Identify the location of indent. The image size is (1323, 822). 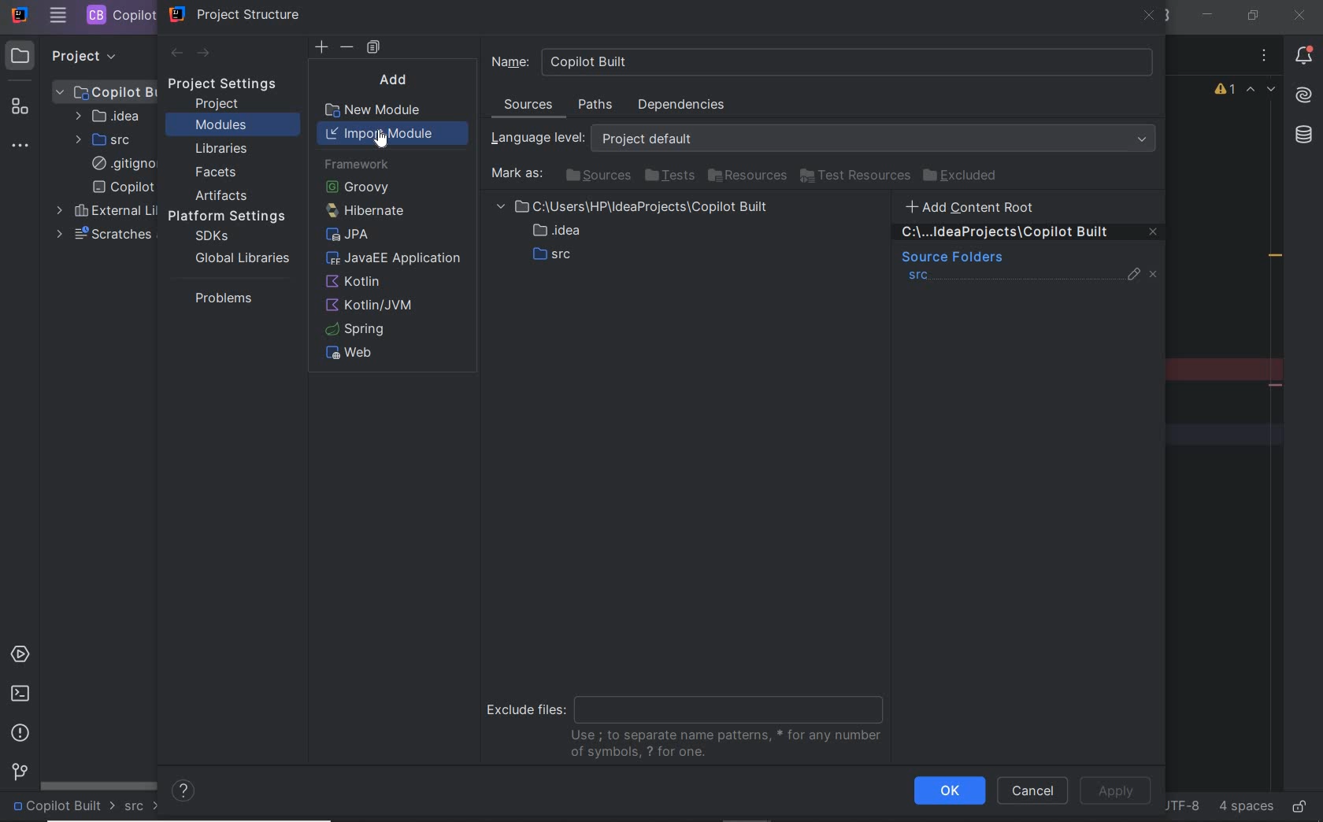
(1244, 807).